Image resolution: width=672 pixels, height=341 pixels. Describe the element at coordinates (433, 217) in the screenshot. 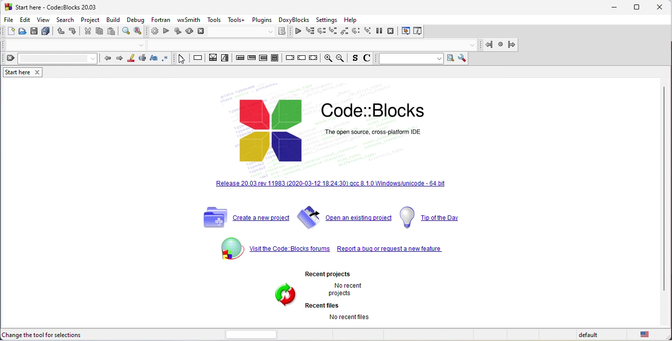

I see `top of the day` at that location.